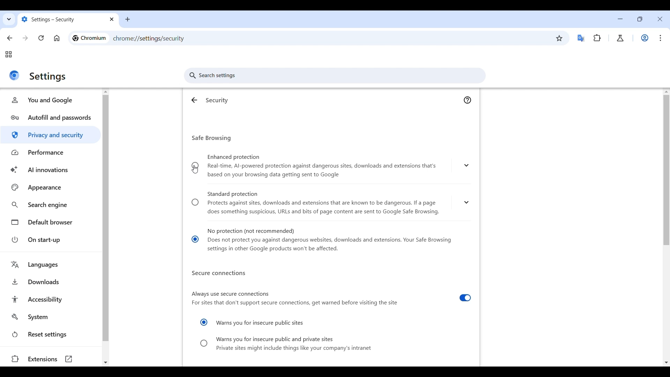 The height and width of the screenshot is (377, 670). I want to click on Minimize, so click(620, 19).